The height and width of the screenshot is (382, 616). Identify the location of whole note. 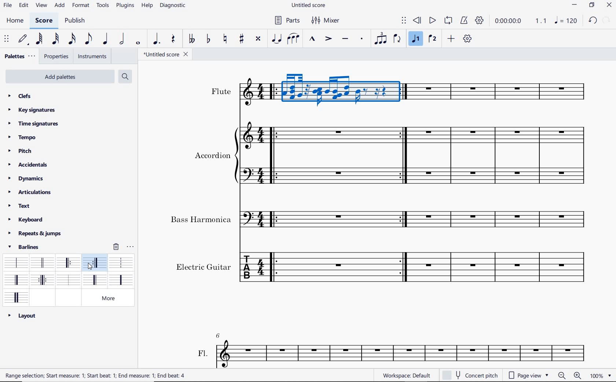
(138, 44).